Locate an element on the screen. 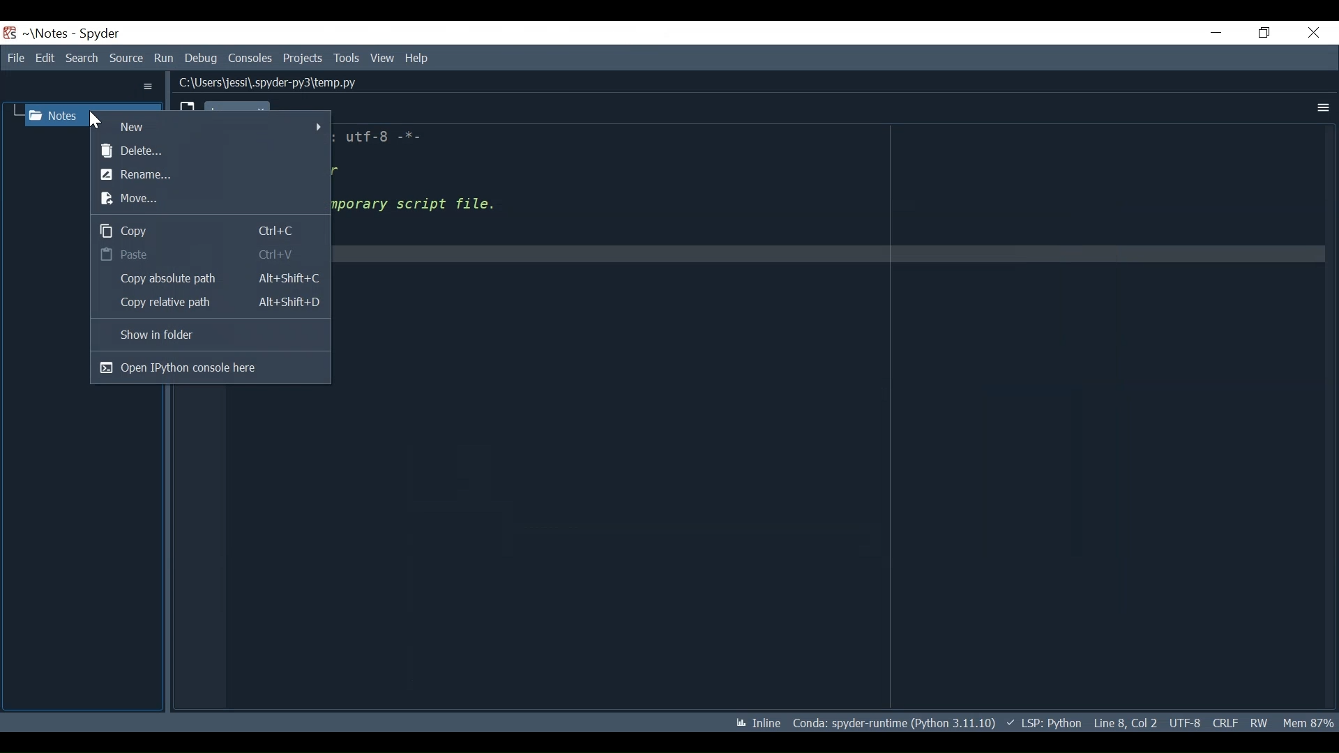  File Permission is located at coordinates (1259, 722).